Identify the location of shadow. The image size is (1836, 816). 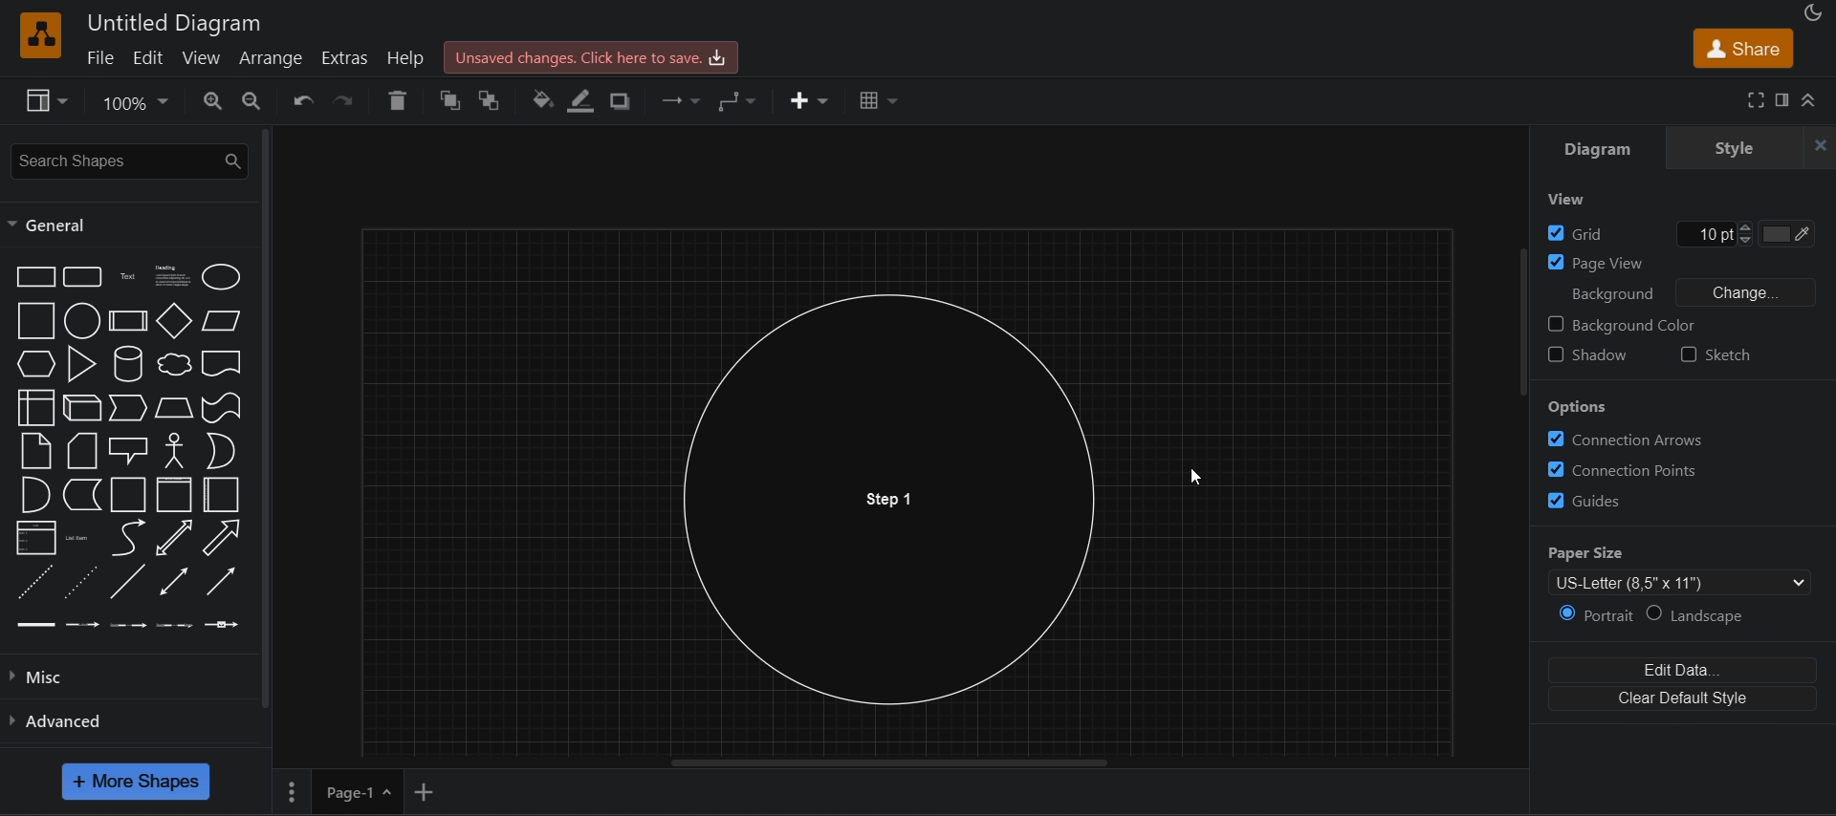
(626, 100).